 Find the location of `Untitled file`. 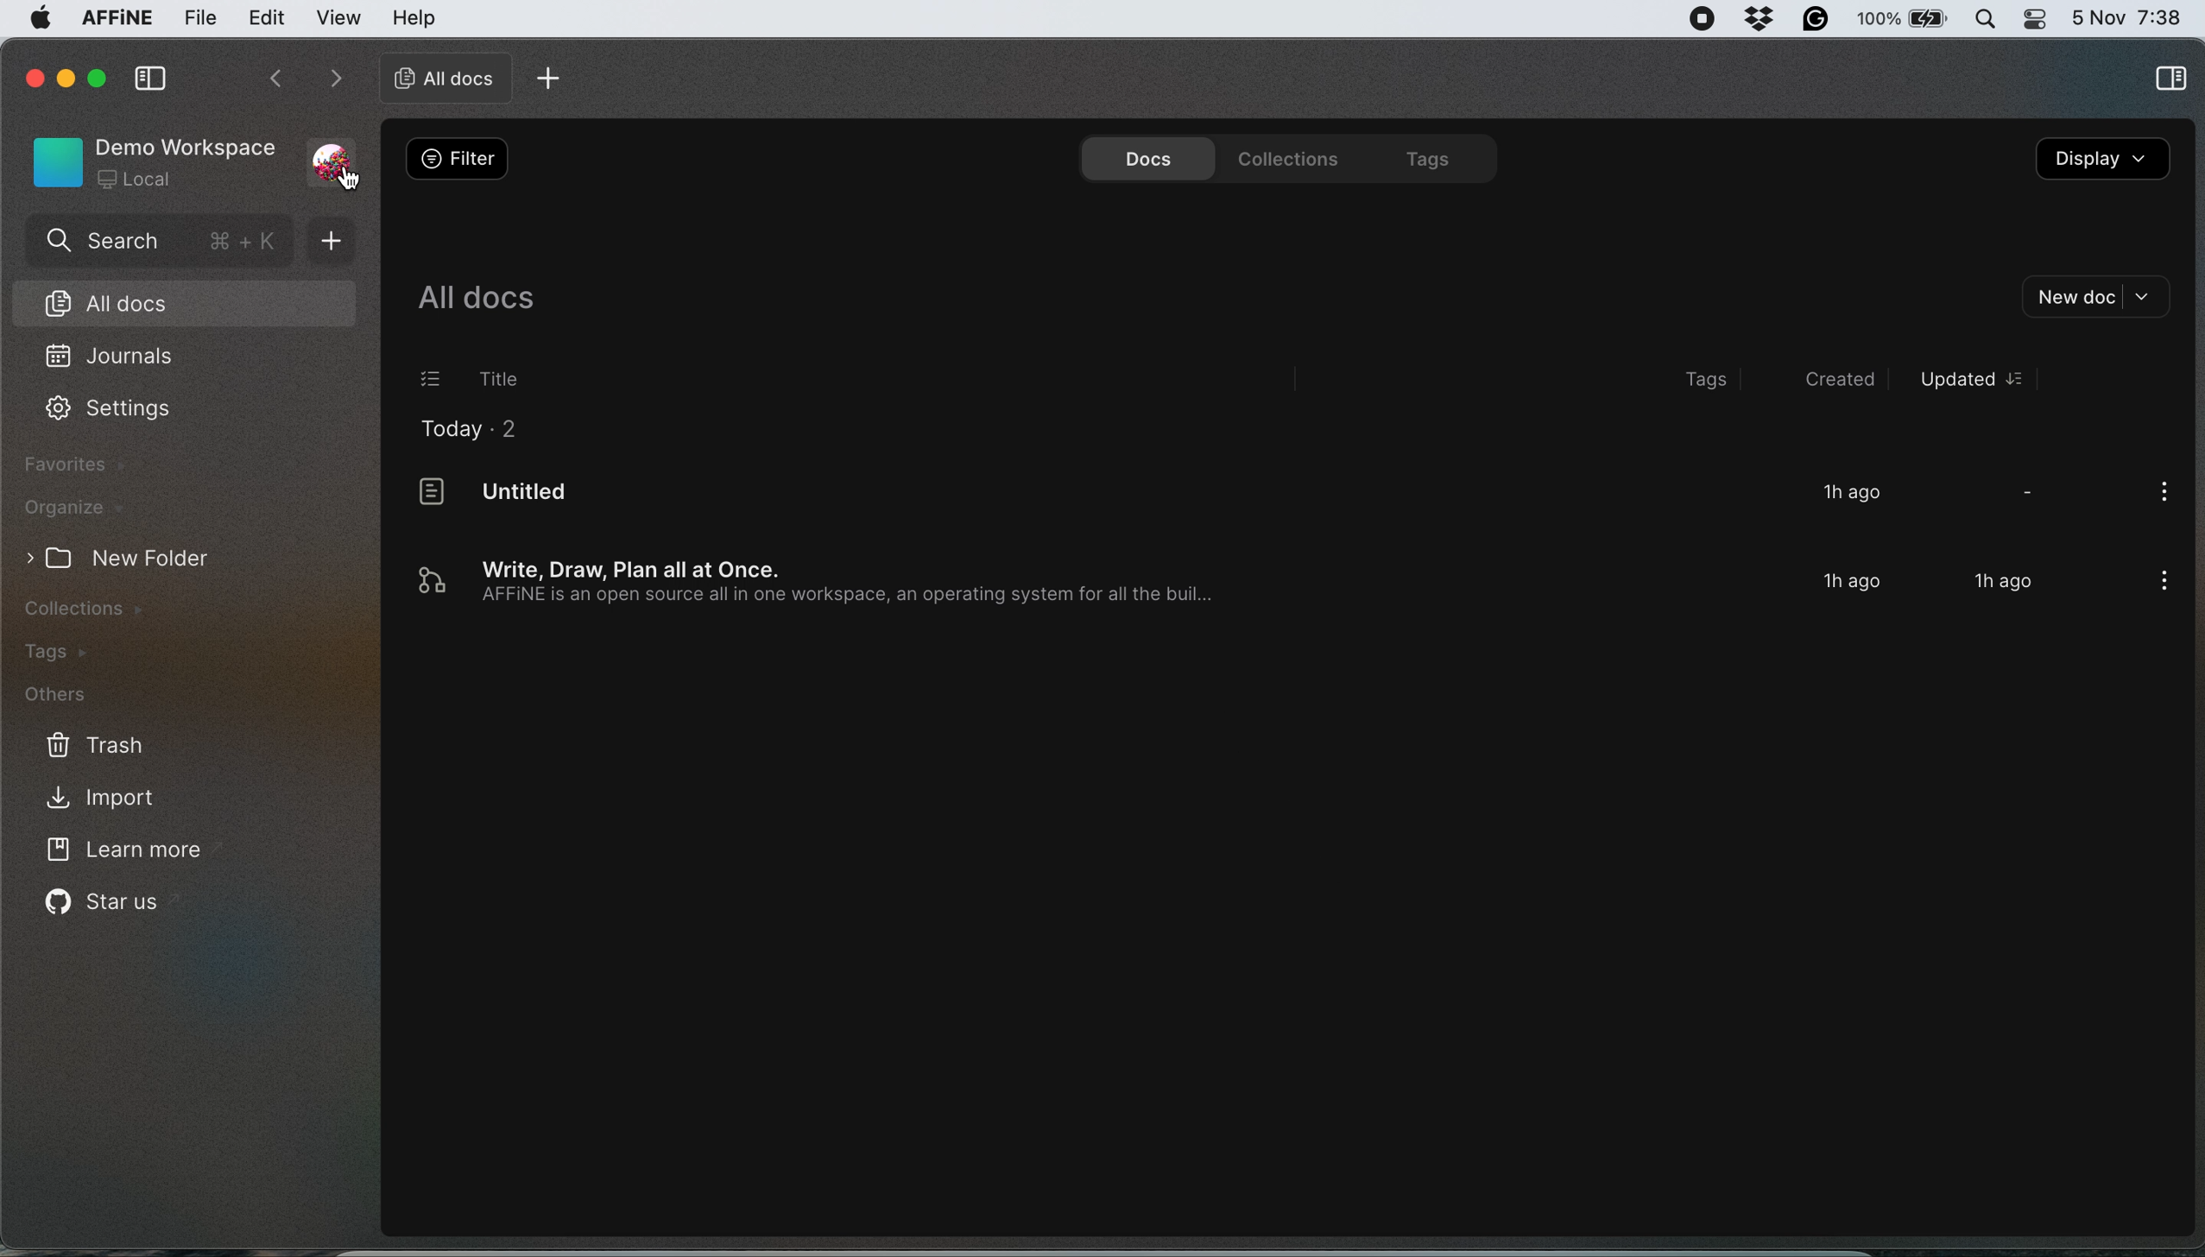

Untitled file is located at coordinates (1231, 498).